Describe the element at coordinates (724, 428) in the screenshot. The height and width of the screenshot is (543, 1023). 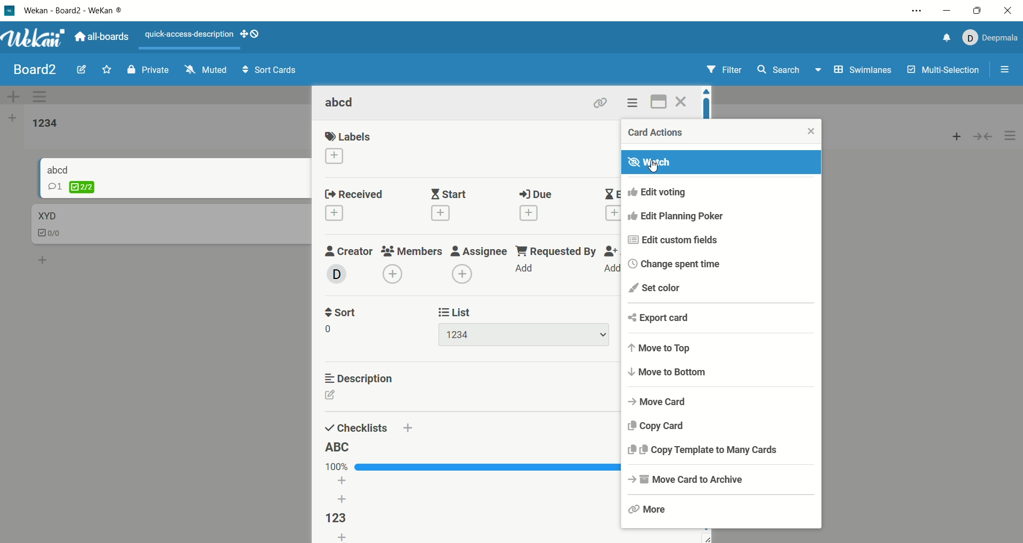
I see `copy card` at that location.